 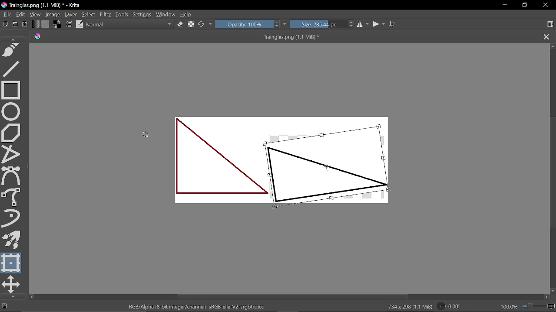 What do you see at coordinates (323, 25) in the screenshot?
I see `Size: 285.44 px` at bounding box center [323, 25].